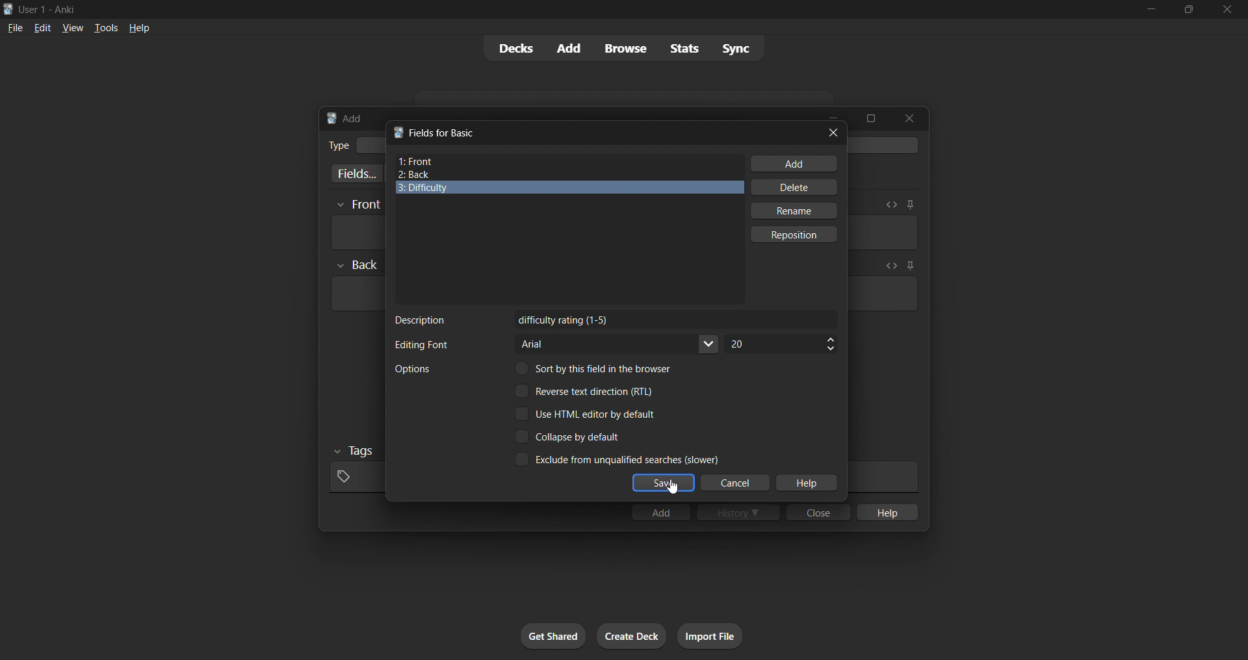 The image size is (1248, 660). Describe the element at coordinates (781, 344) in the screenshot. I see `field font size` at that location.